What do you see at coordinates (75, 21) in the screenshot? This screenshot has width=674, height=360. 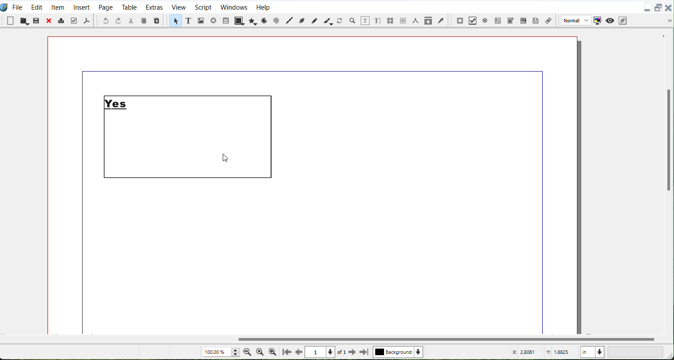 I see `Preflight verifier` at bounding box center [75, 21].